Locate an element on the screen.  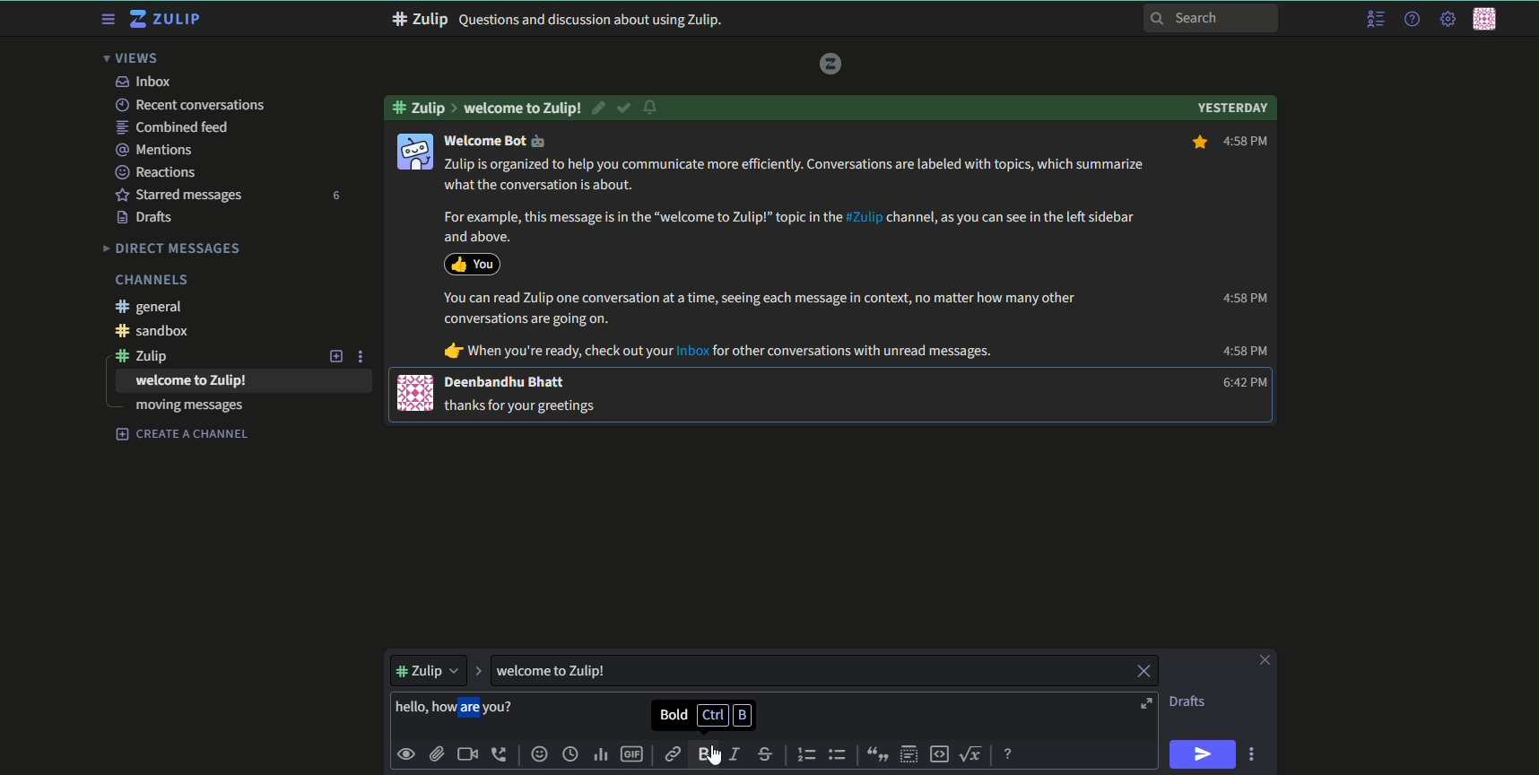
resolved is located at coordinates (625, 108).